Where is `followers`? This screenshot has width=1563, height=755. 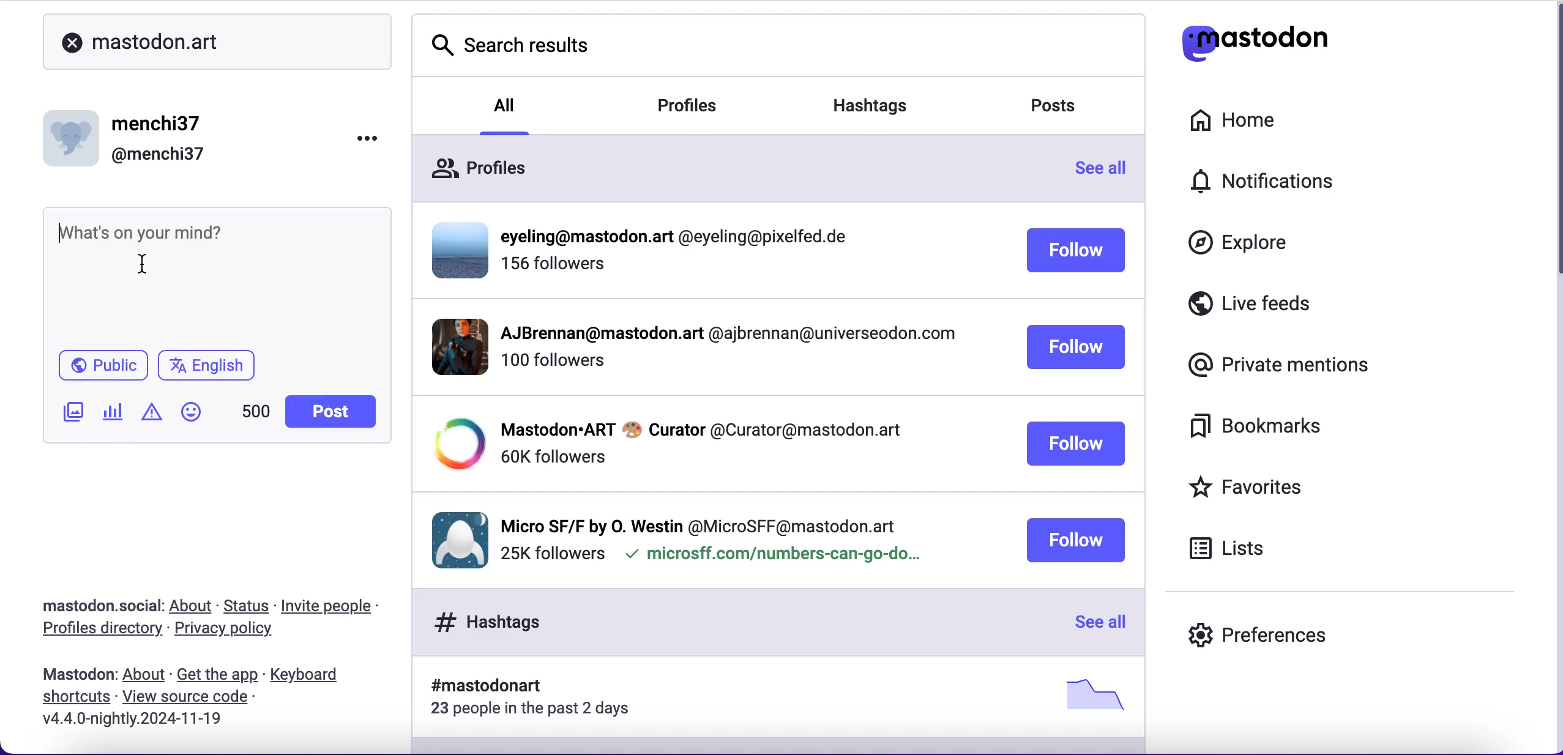
followers is located at coordinates (555, 269).